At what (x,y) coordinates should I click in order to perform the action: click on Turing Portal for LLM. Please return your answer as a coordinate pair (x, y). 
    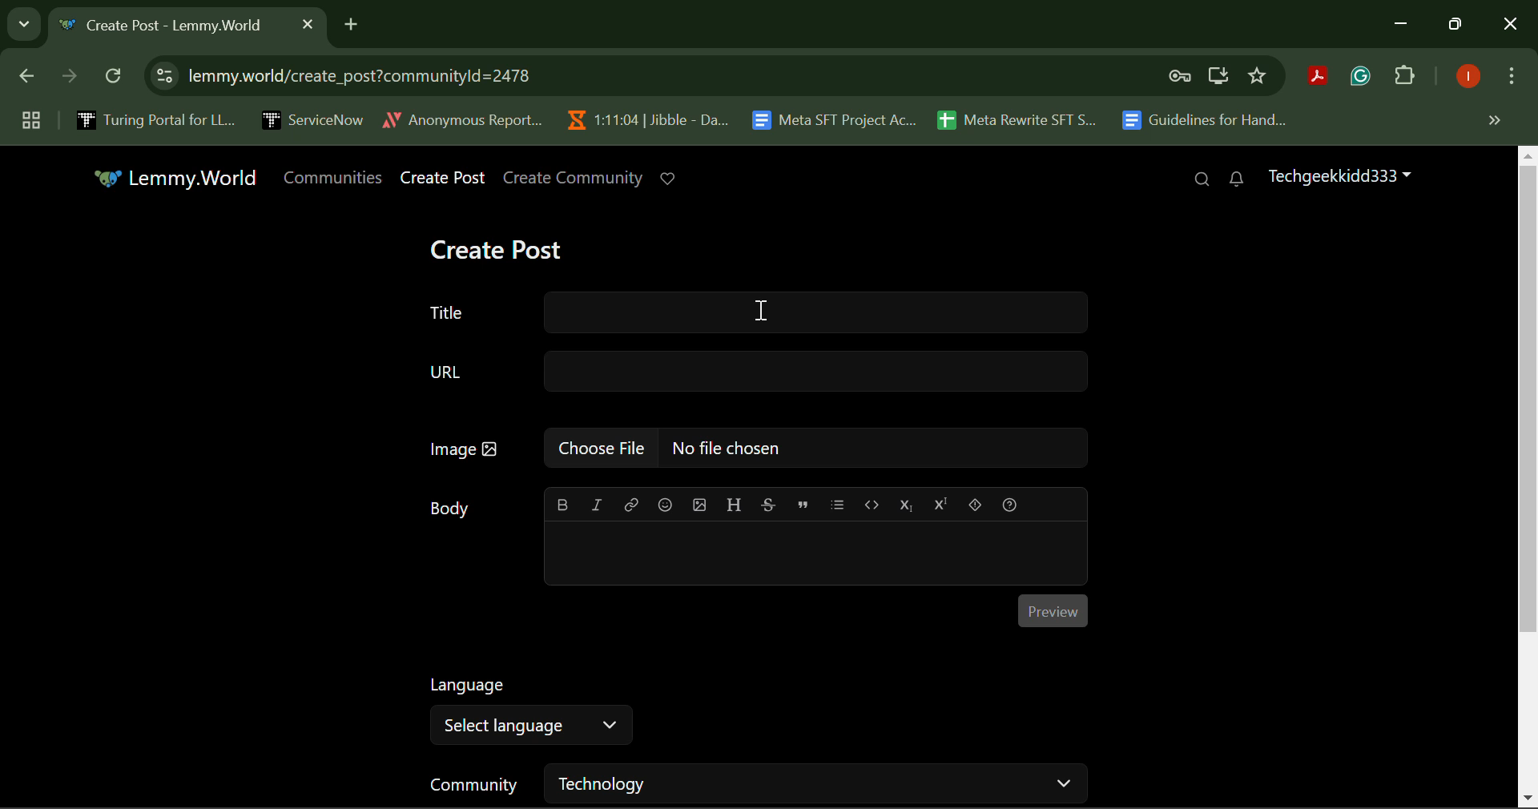
    Looking at the image, I should click on (153, 119).